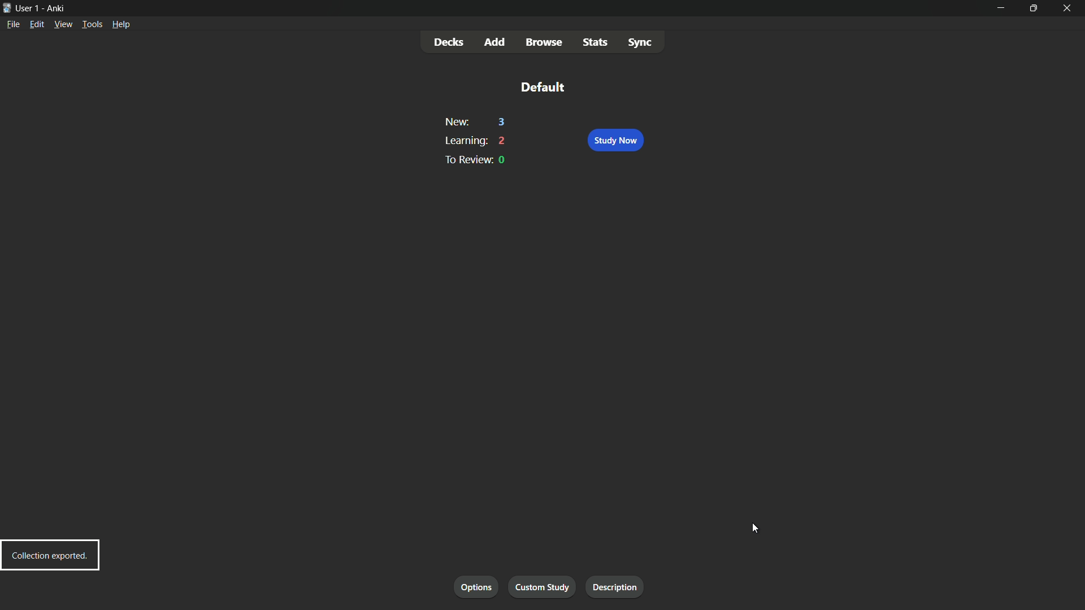 The height and width of the screenshot is (610, 1085). What do you see at coordinates (477, 588) in the screenshot?
I see `get started` at bounding box center [477, 588].